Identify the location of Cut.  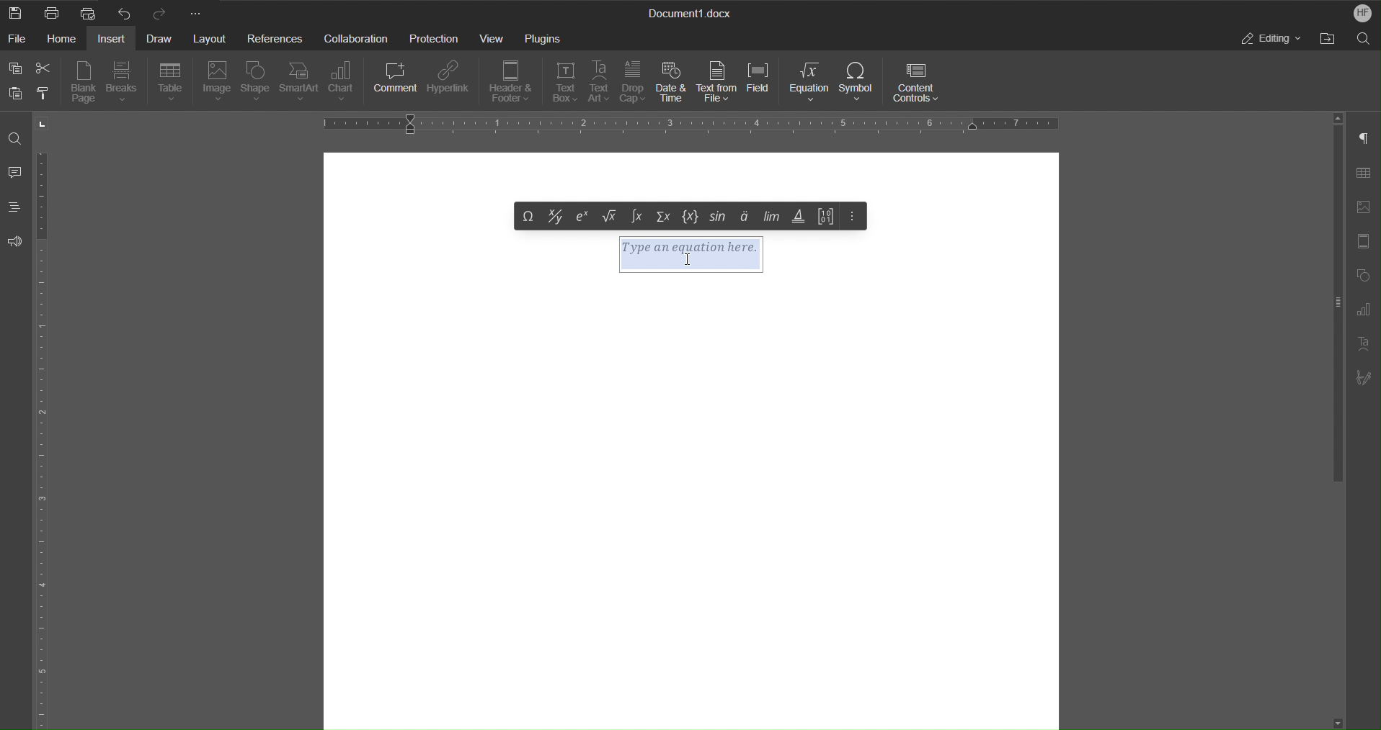
(44, 68).